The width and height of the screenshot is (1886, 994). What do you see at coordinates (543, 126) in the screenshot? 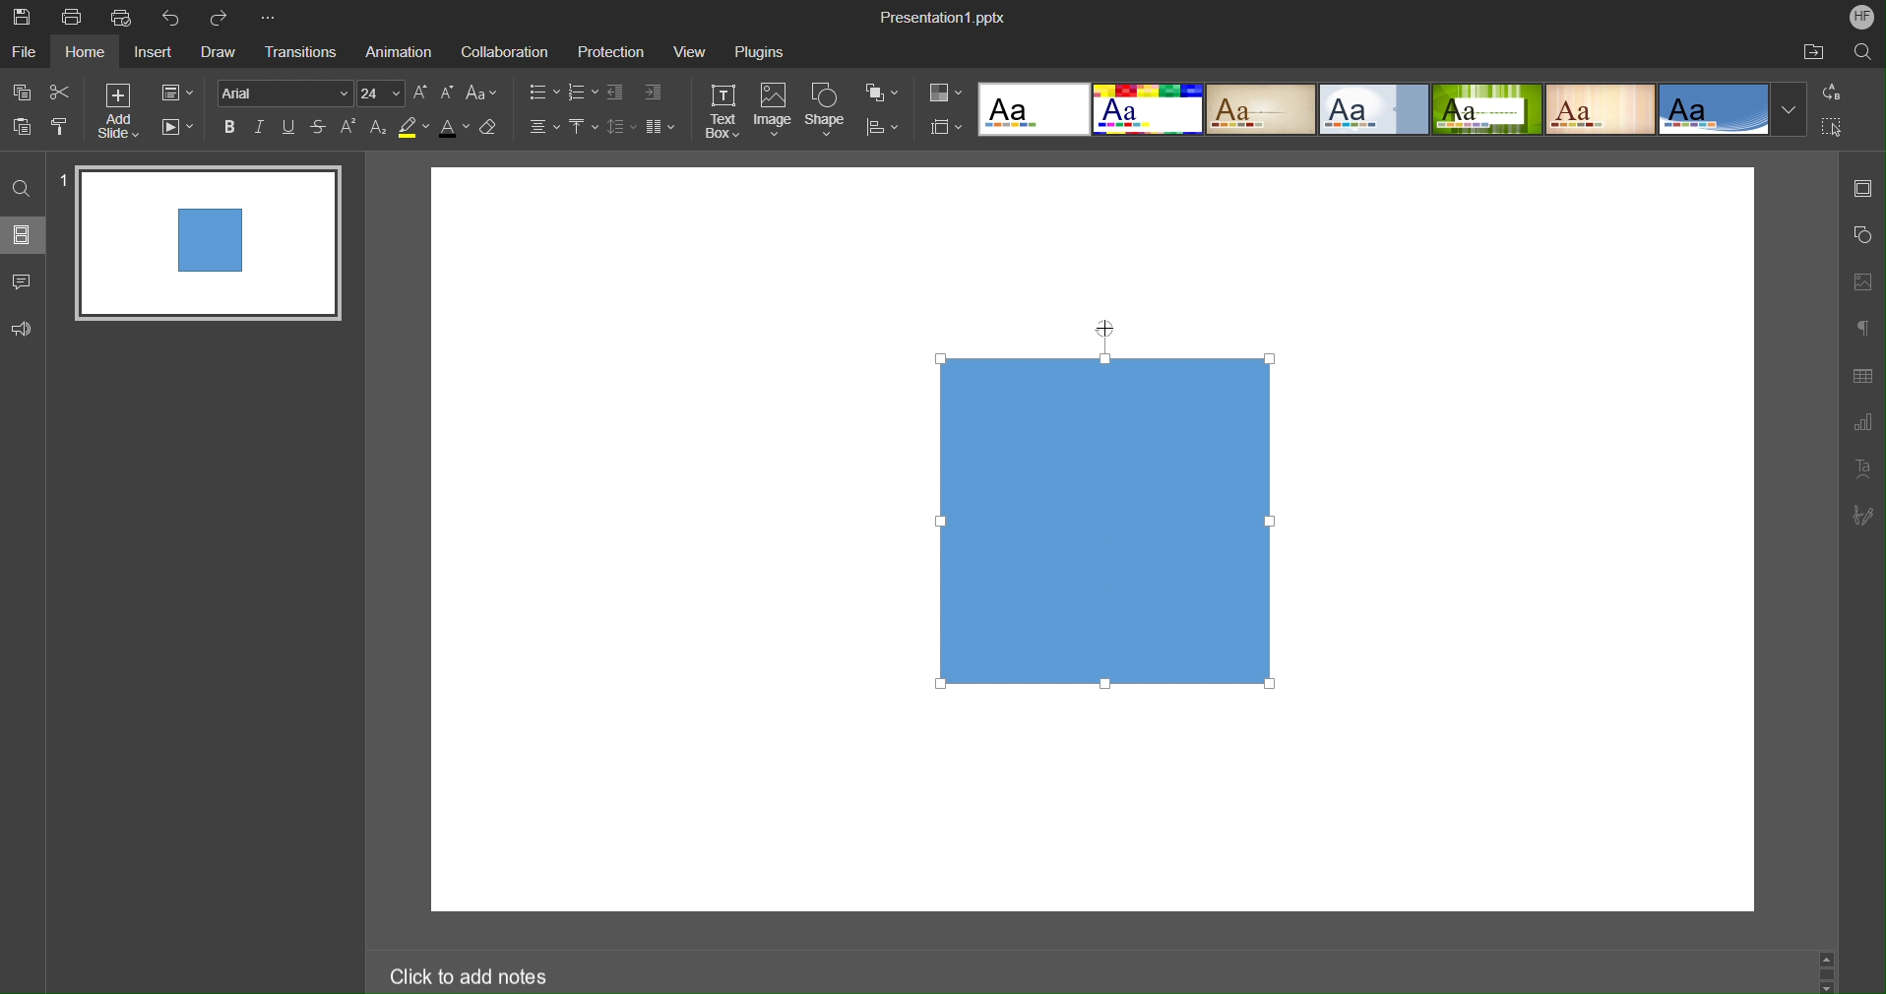
I see `Alignment` at bounding box center [543, 126].